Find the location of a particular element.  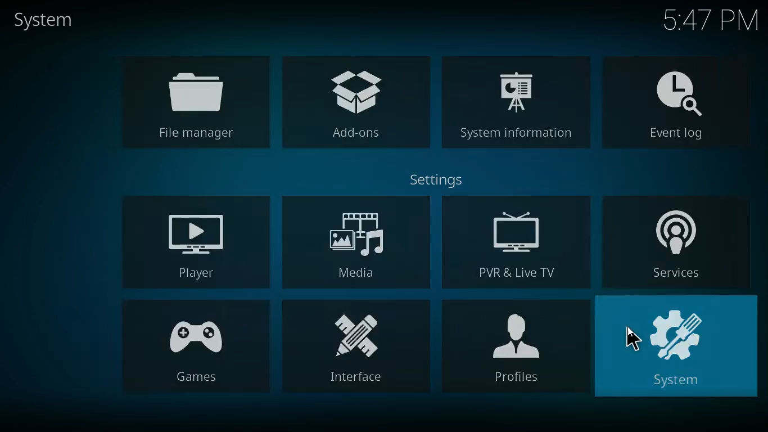

interface is located at coordinates (354, 350).